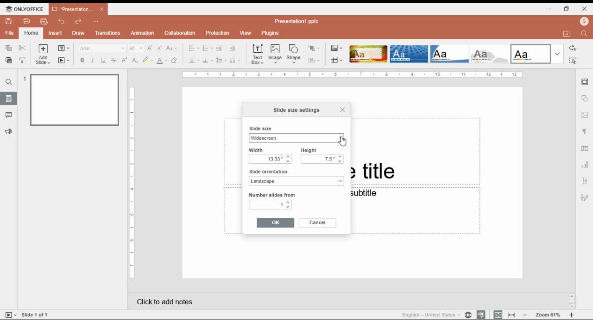 The height and width of the screenshot is (320, 593). What do you see at coordinates (11, 315) in the screenshot?
I see `start slide show` at bounding box center [11, 315].